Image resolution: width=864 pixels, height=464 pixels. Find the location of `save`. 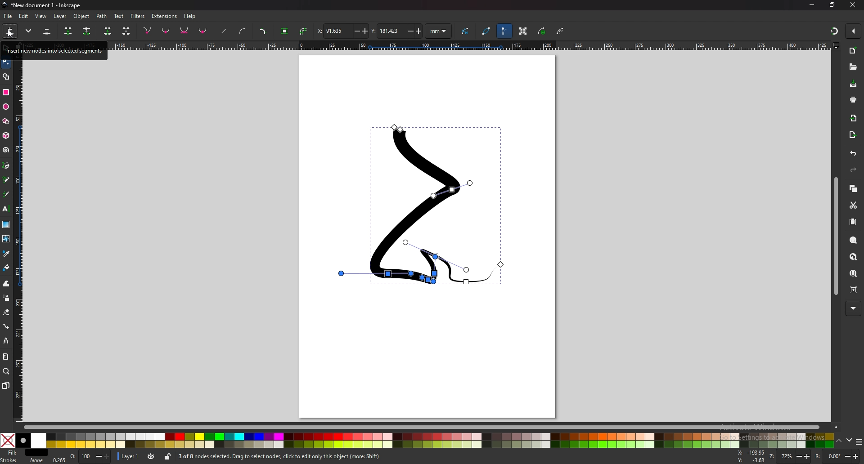

save is located at coordinates (853, 85).